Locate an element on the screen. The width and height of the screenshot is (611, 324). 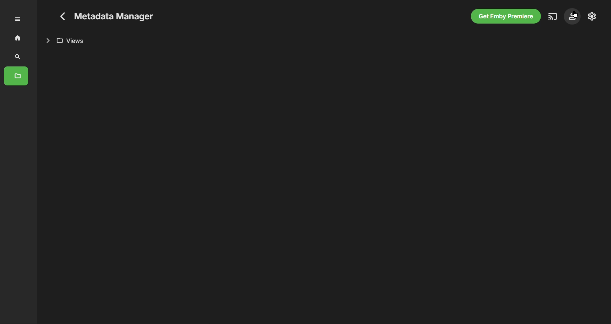
Folders is located at coordinates (17, 75).